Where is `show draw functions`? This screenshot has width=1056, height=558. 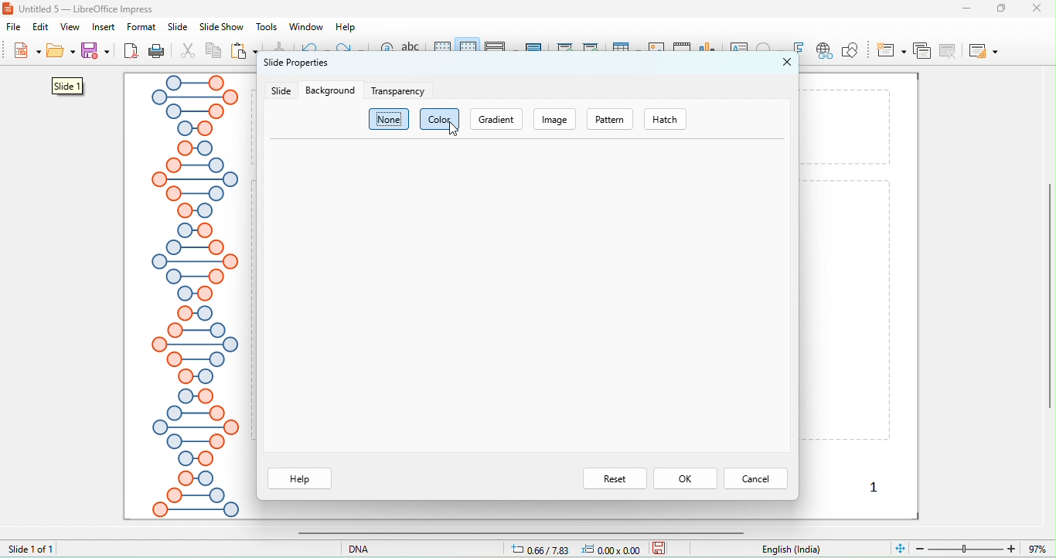
show draw functions is located at coordinates (850, 50).